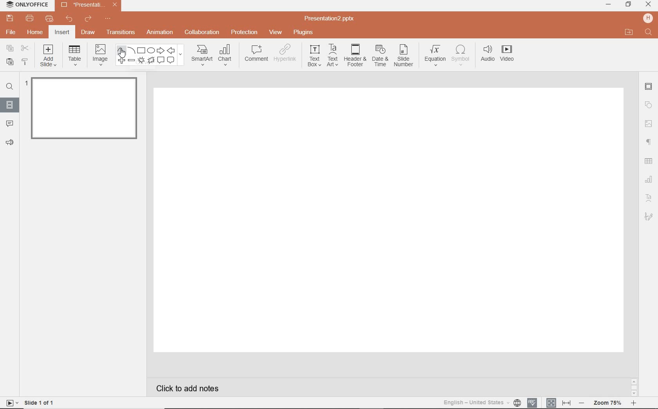 This screenshot has height=409, width=658. I want to click on CHART SETTINGS, so click(650, 179).